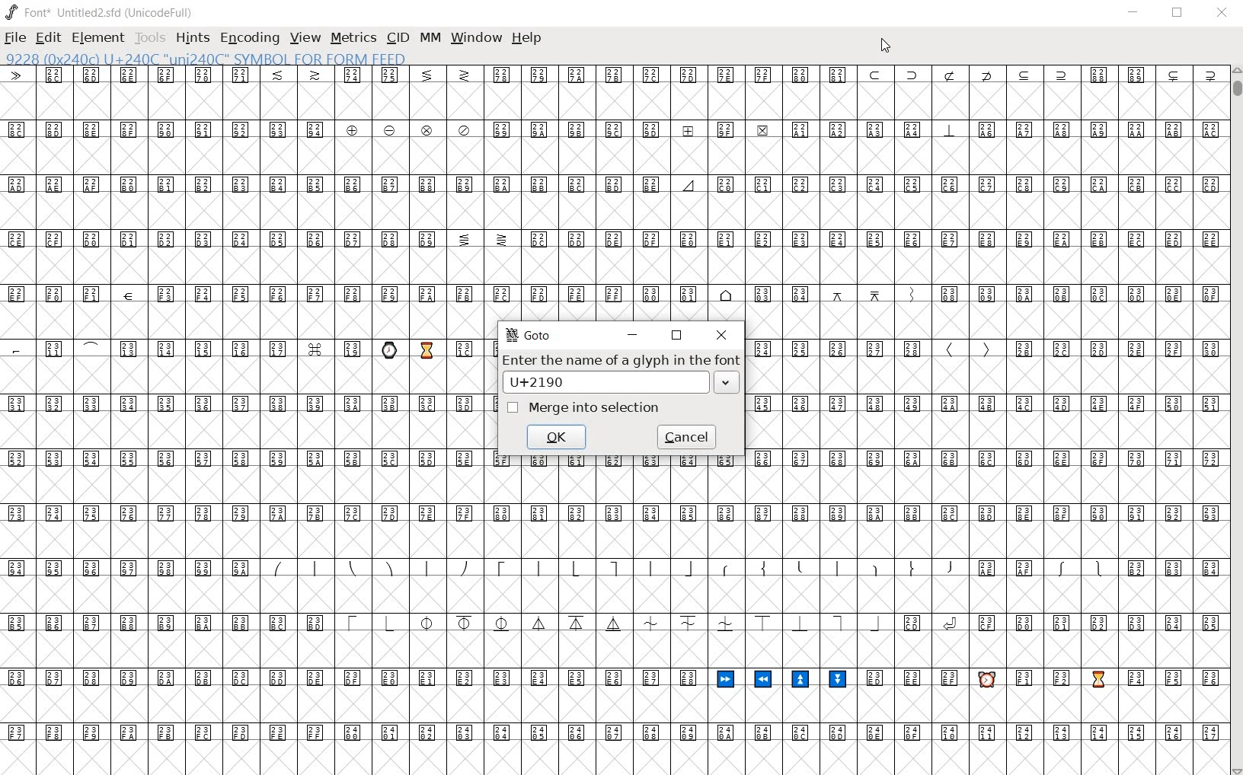  I want to click on Enter the name of a glyph in the font, so click(621, 374).